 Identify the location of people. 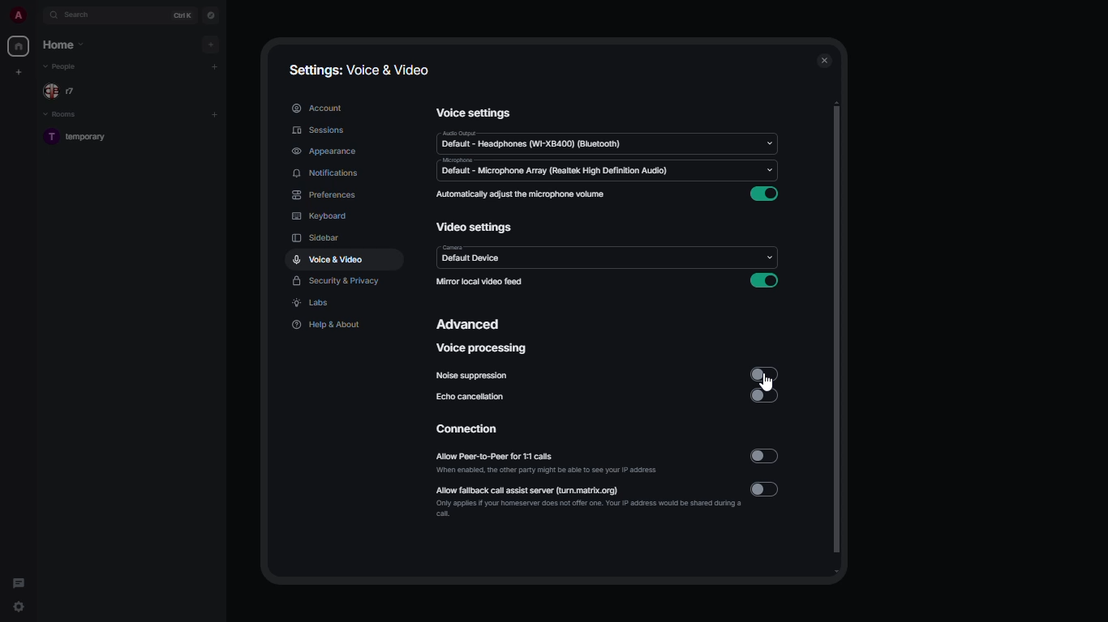
(63, 66).